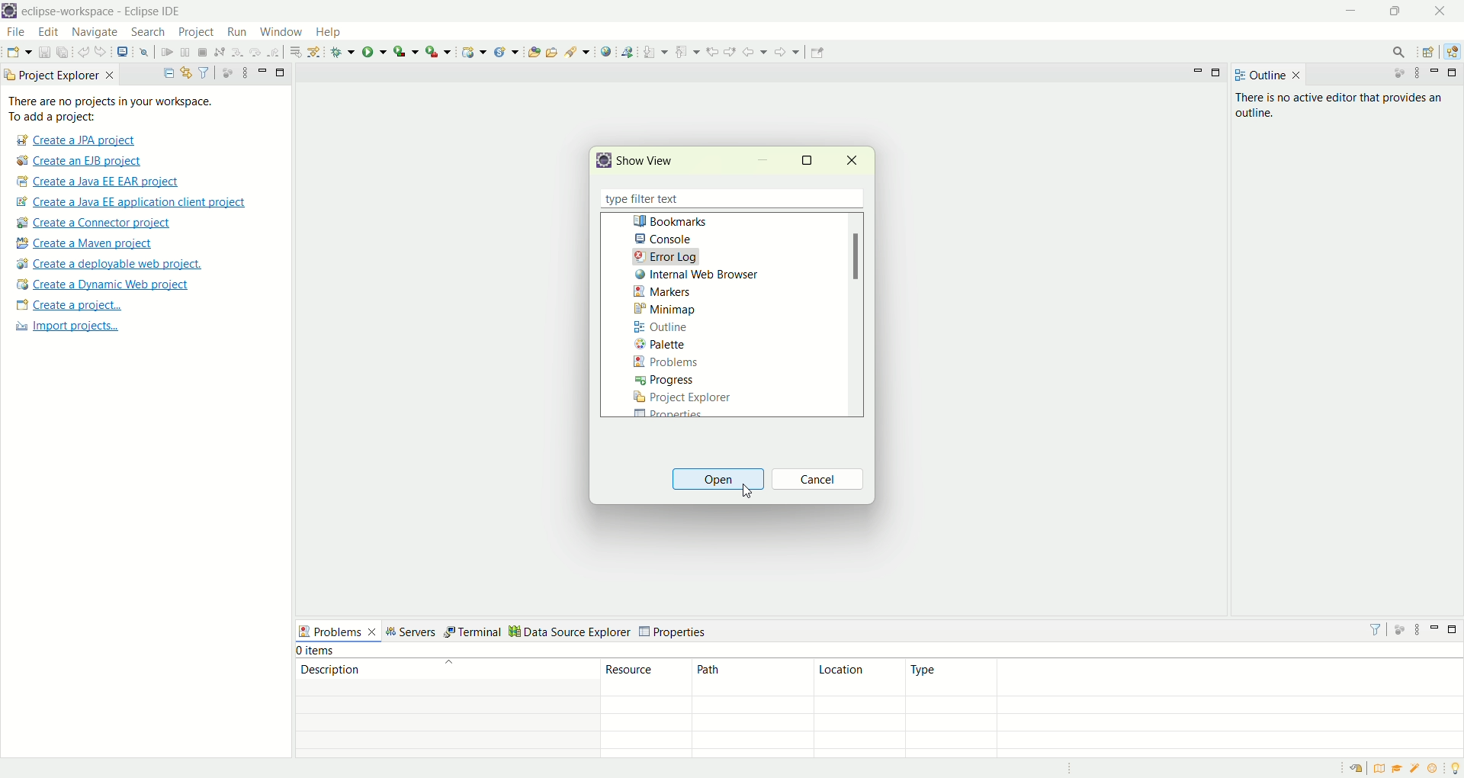 This screenshot has width=1464, height=778. What do you see at coordinates (808, 160) in the screenshot?
I see `maximize` at bounding box center [808, 160].